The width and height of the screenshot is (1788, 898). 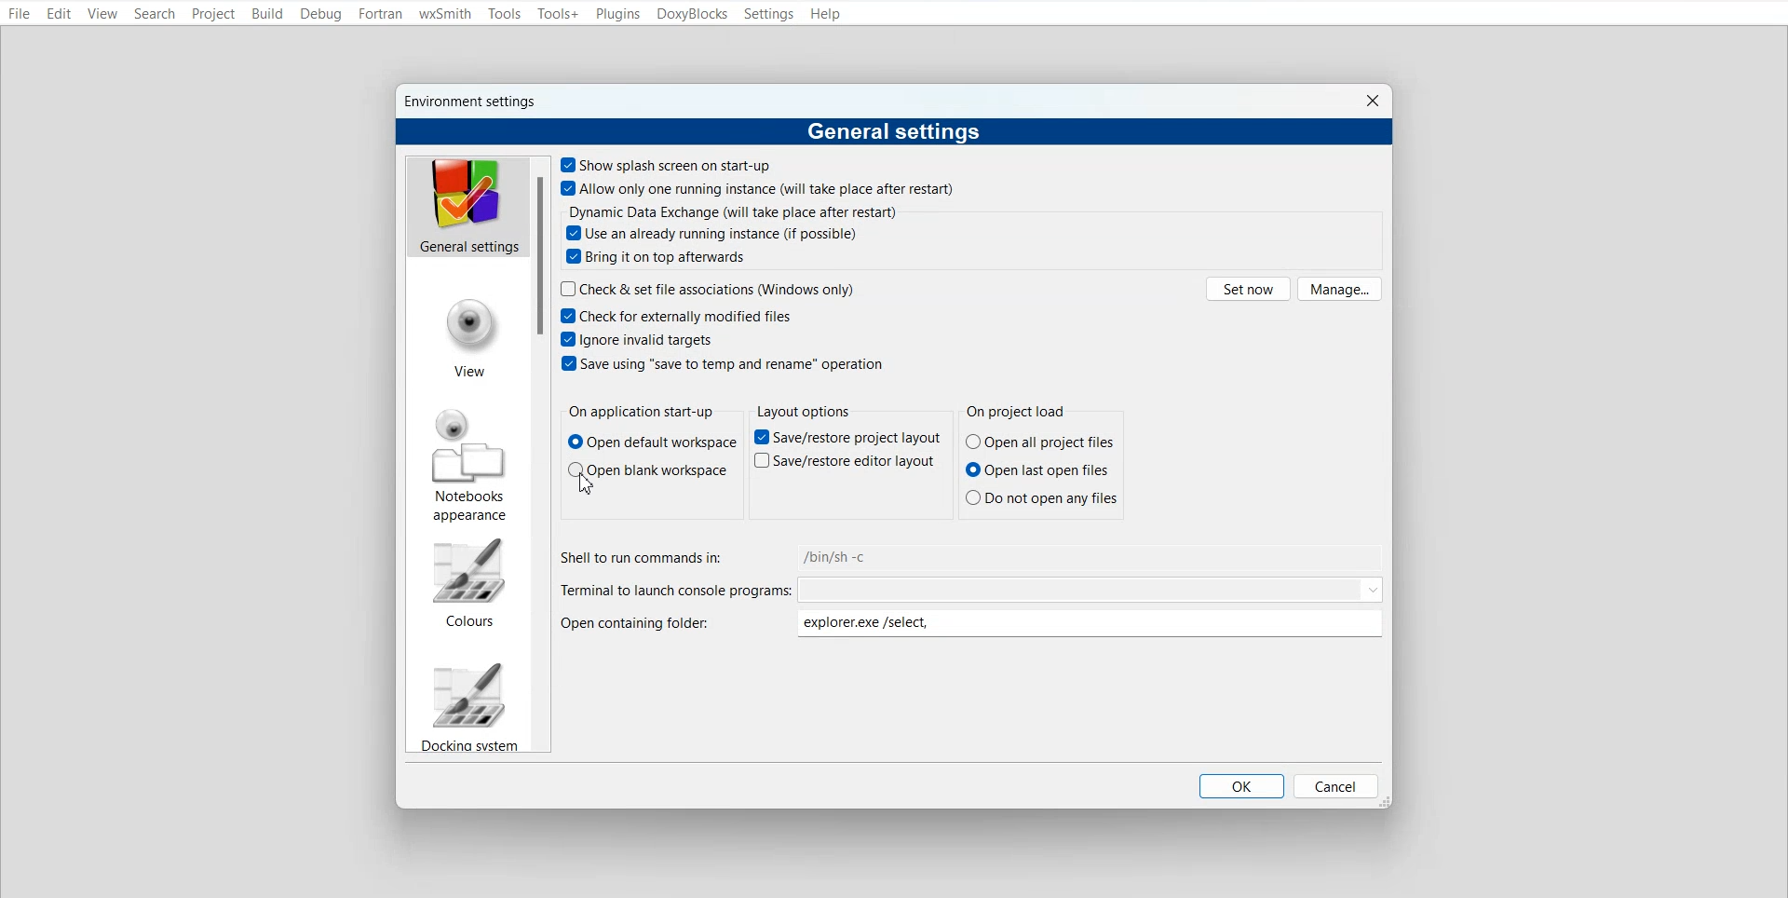 I want to click on Save/restore editor layout, so click(x=844, y=460).